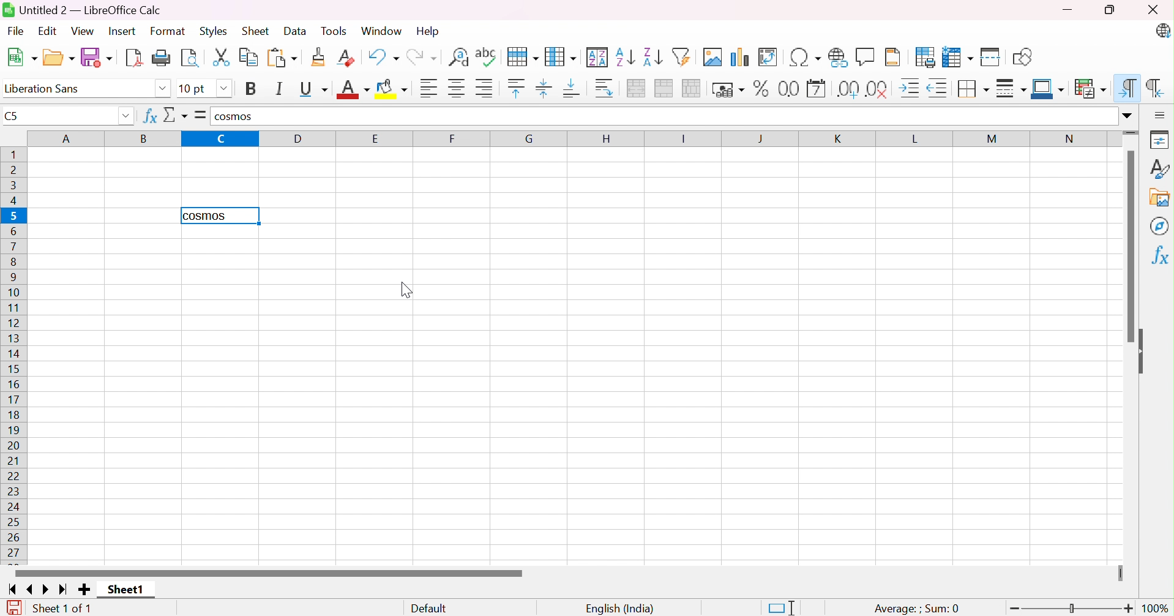  What do you see at coordinates (1161, 198) in the screenshot?
I see `Gallery` at bounding box center [1161, 198].